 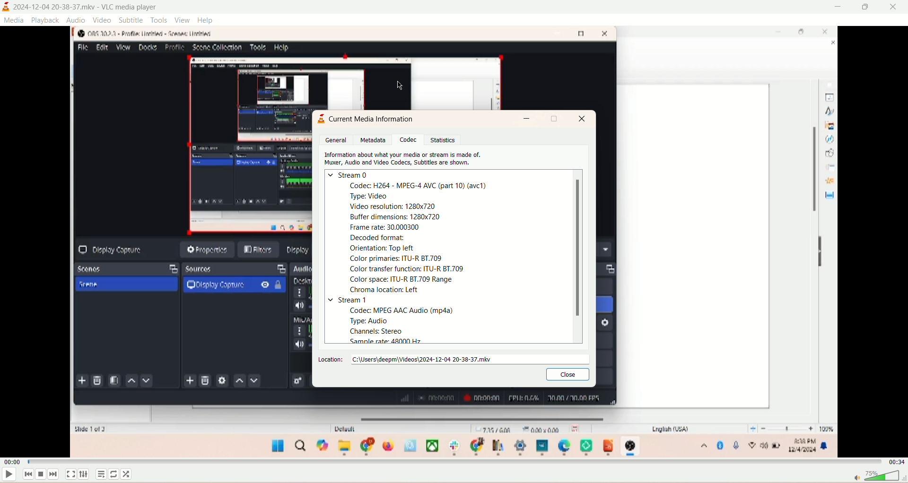 What do you see at coordinates (114, 473) in the screenshot?
I see `loop` at bounding box center [114, 473].